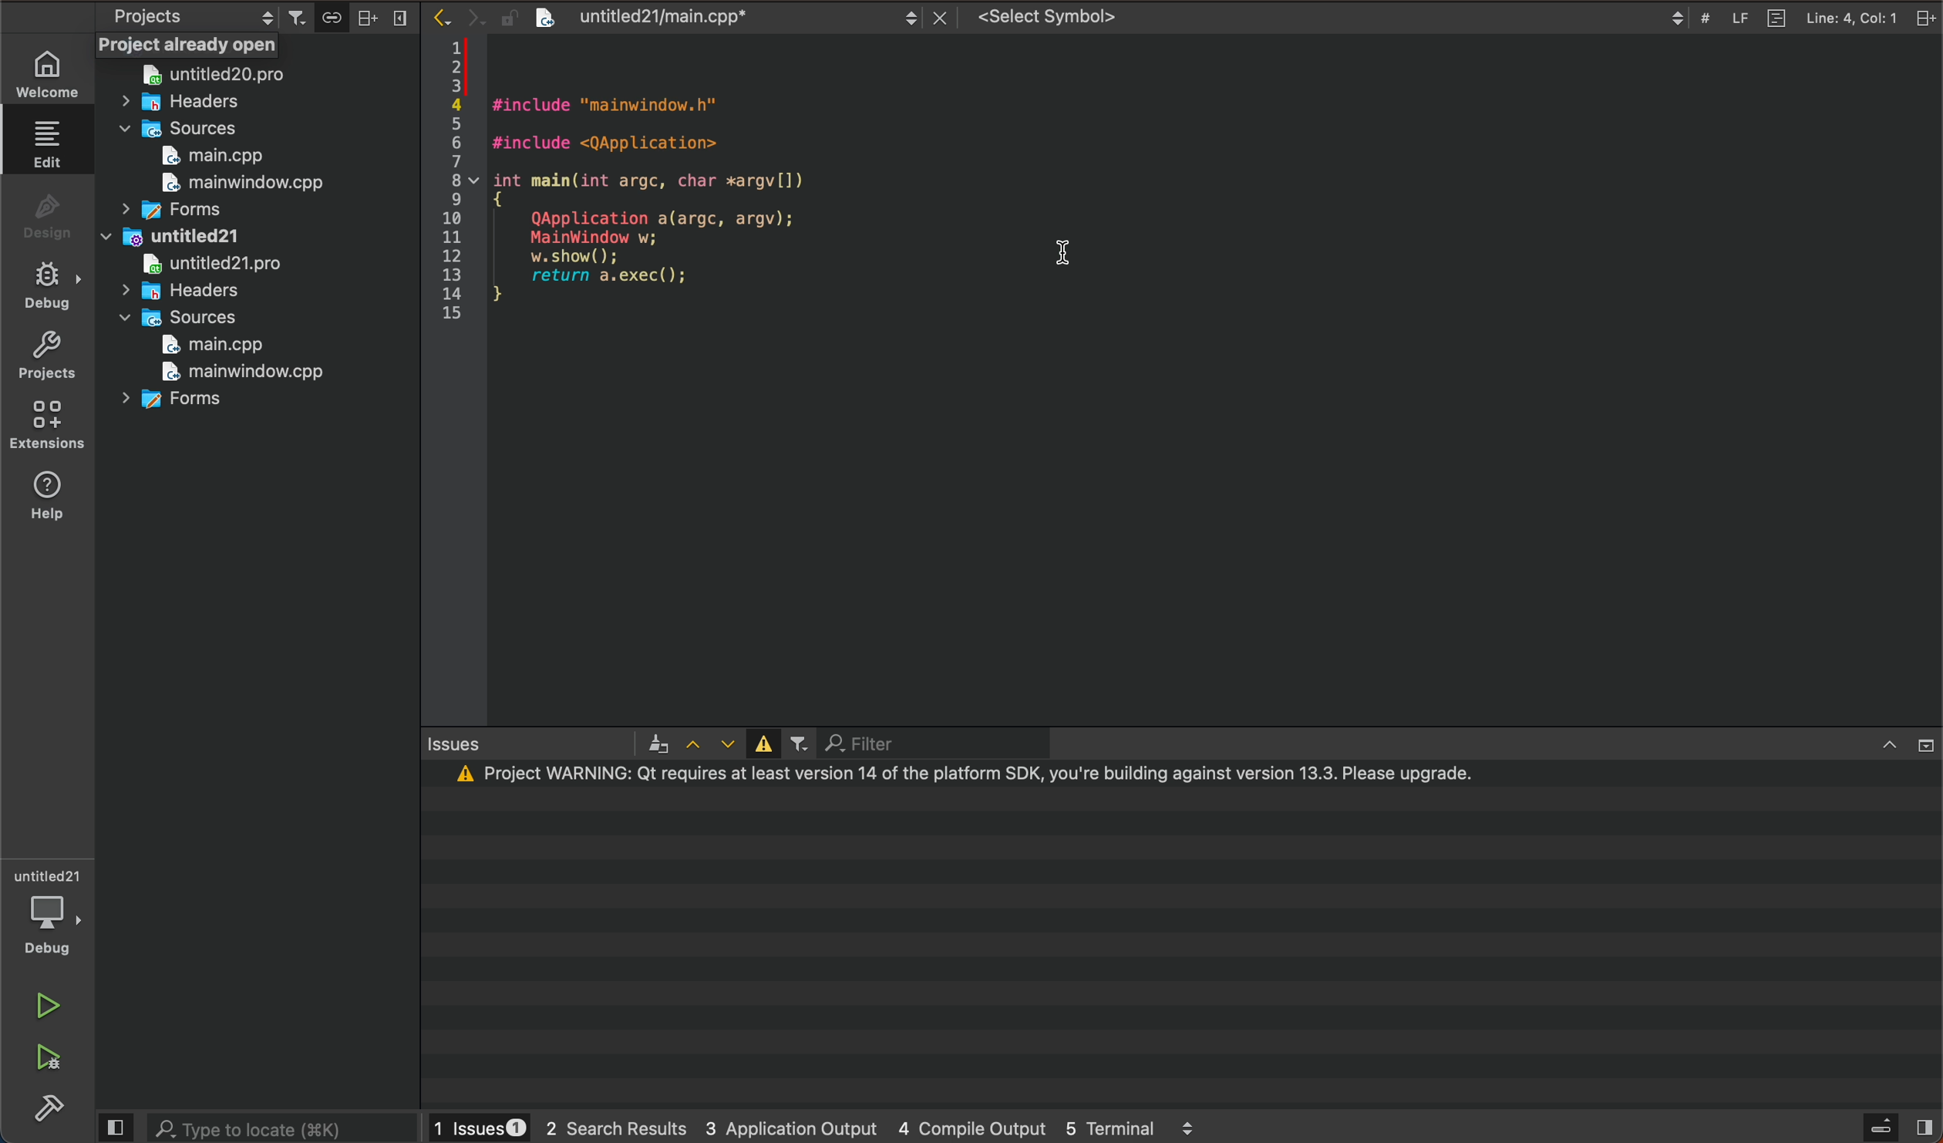  Describe the element at coordinates (50, 872) in the screenshot. I see `untitled` at that location.